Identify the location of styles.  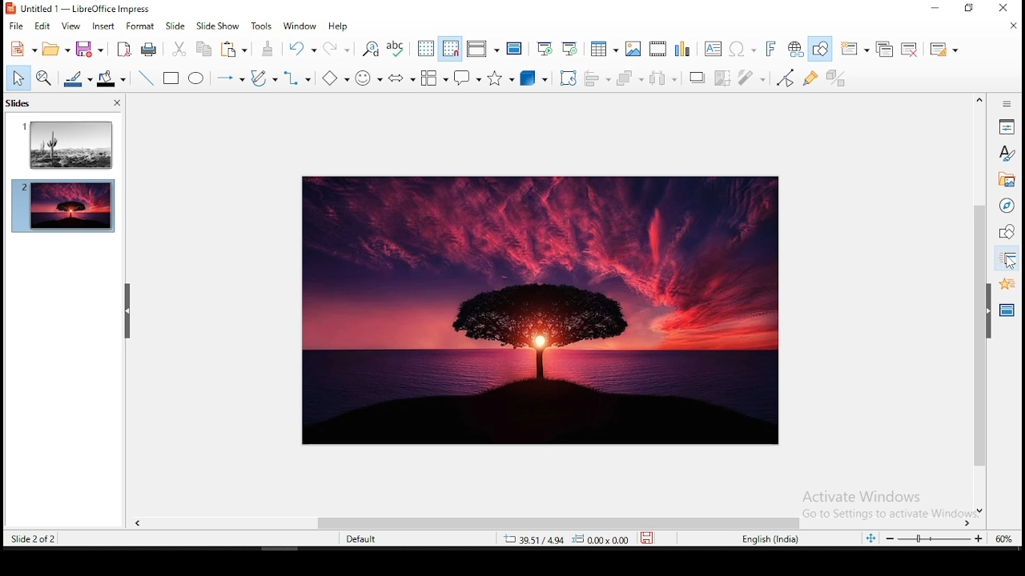
(1004, 155).